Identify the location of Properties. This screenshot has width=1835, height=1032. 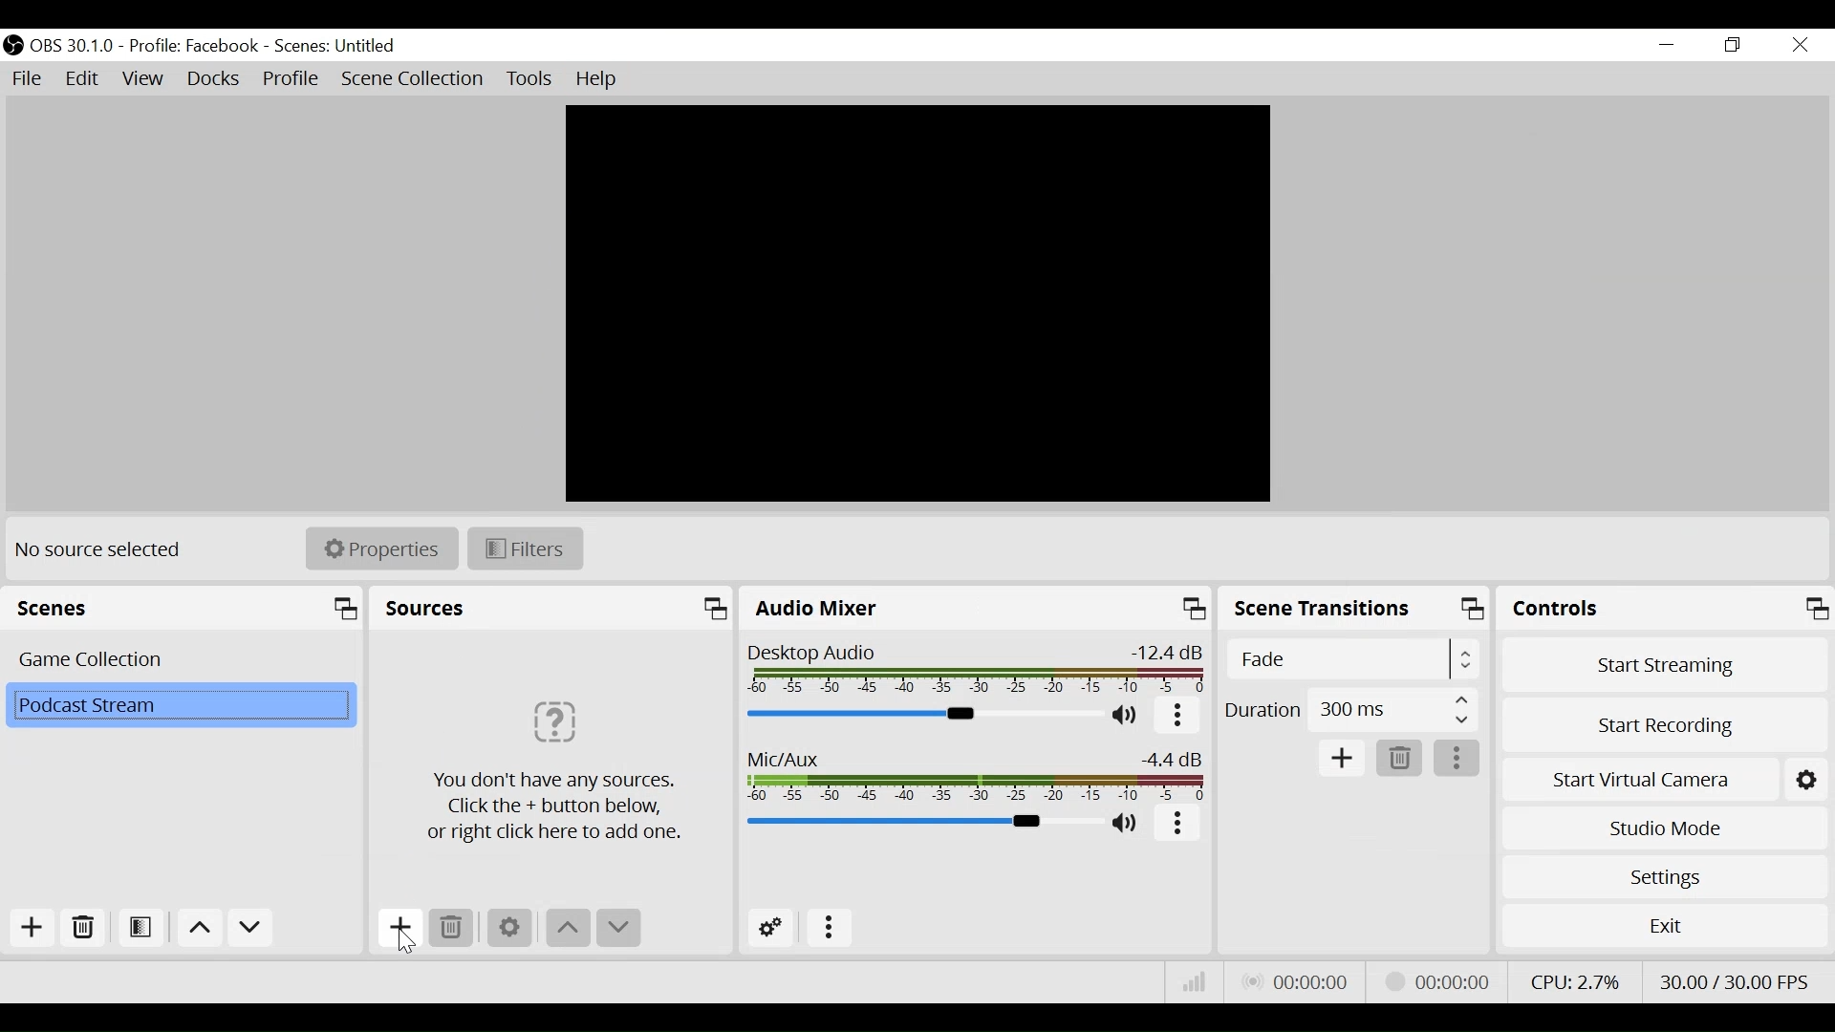
(381, 549).